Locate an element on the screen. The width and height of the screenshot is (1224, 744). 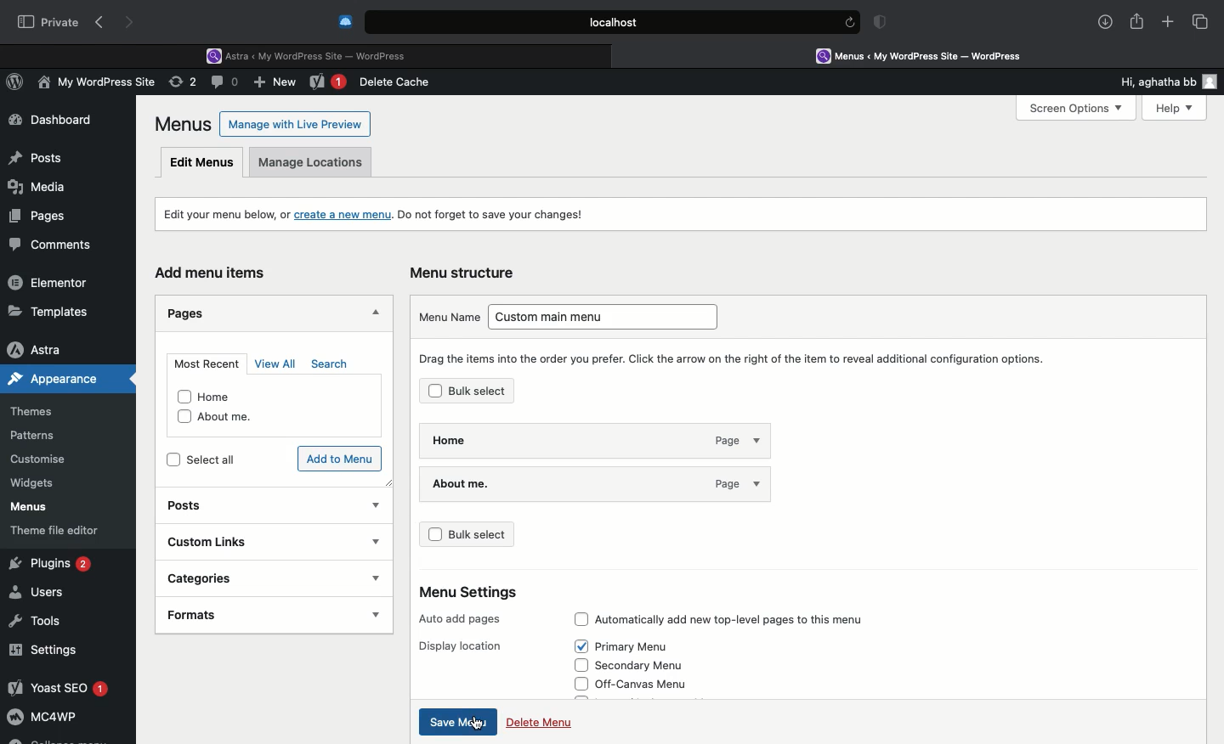
Add new tab is located at coordinates (1168, 25).